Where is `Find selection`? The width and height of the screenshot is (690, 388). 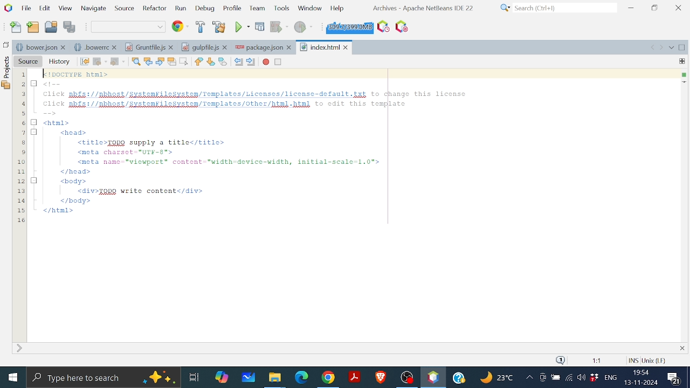 Find selection is located at coordinates (136, 61).